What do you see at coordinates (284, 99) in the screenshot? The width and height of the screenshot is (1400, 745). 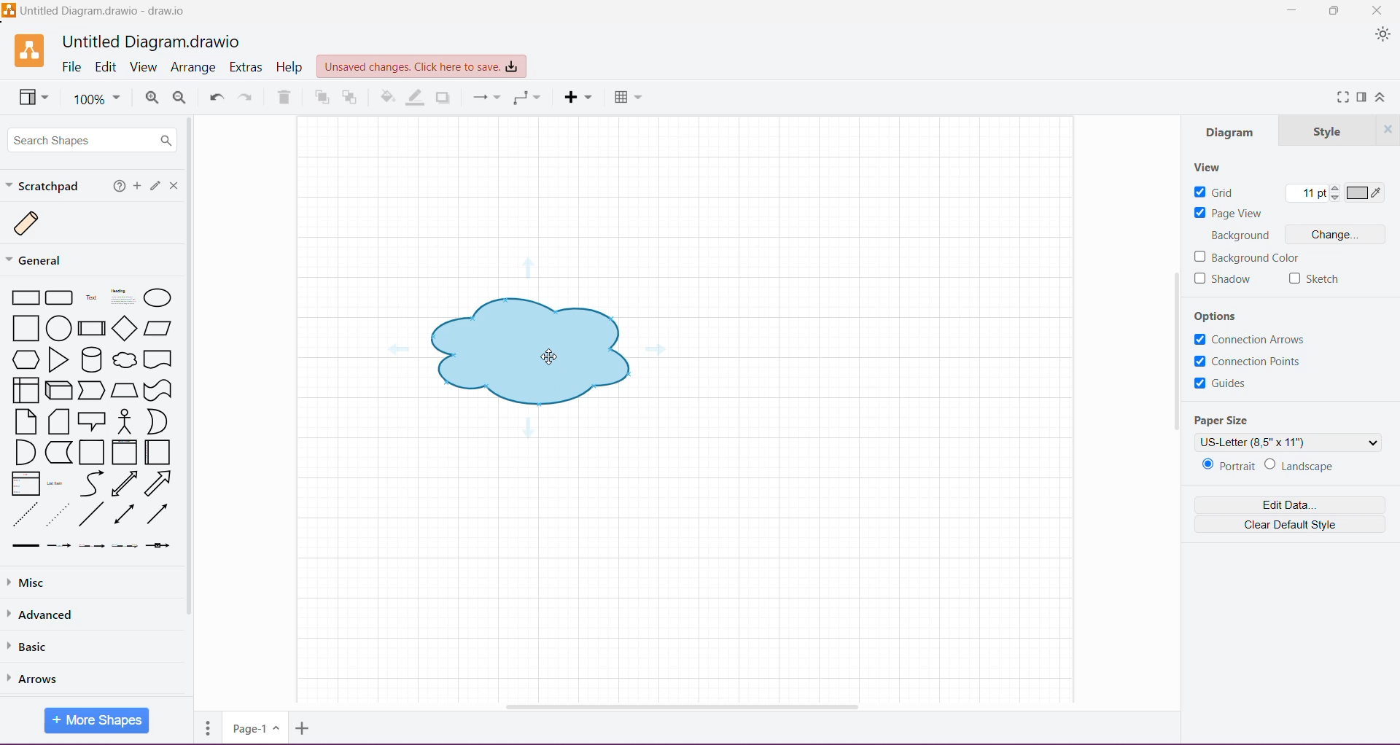 I see `Trash` at bounding box center [284, 99].